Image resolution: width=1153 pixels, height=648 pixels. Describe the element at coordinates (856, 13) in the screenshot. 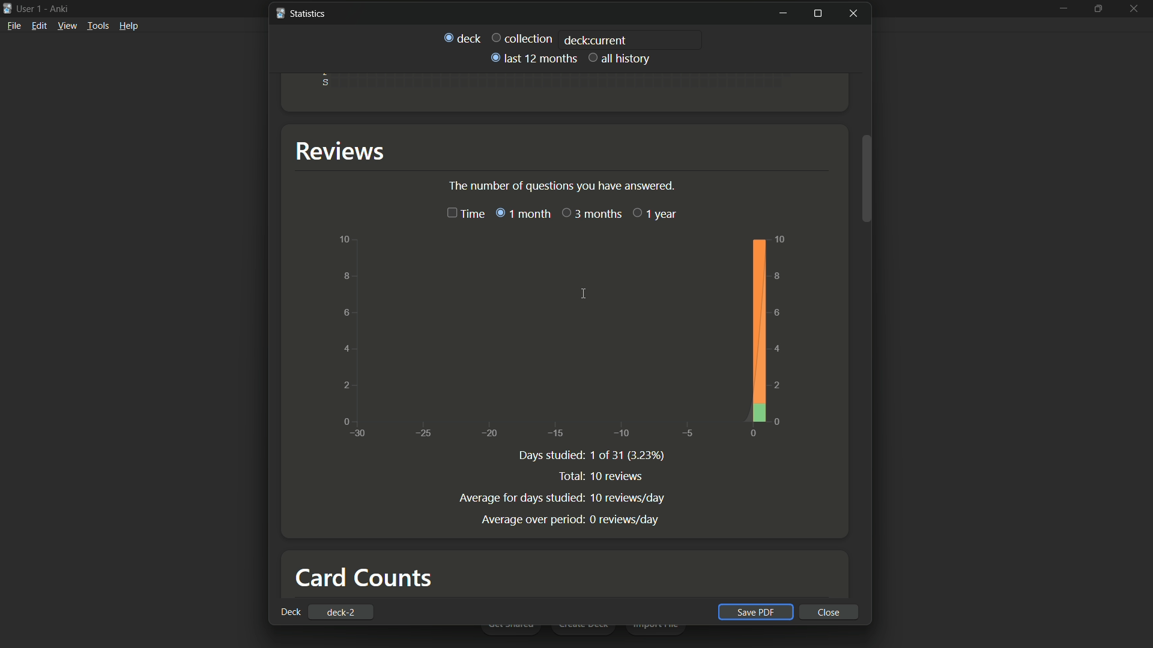

I see `Close` at that location.